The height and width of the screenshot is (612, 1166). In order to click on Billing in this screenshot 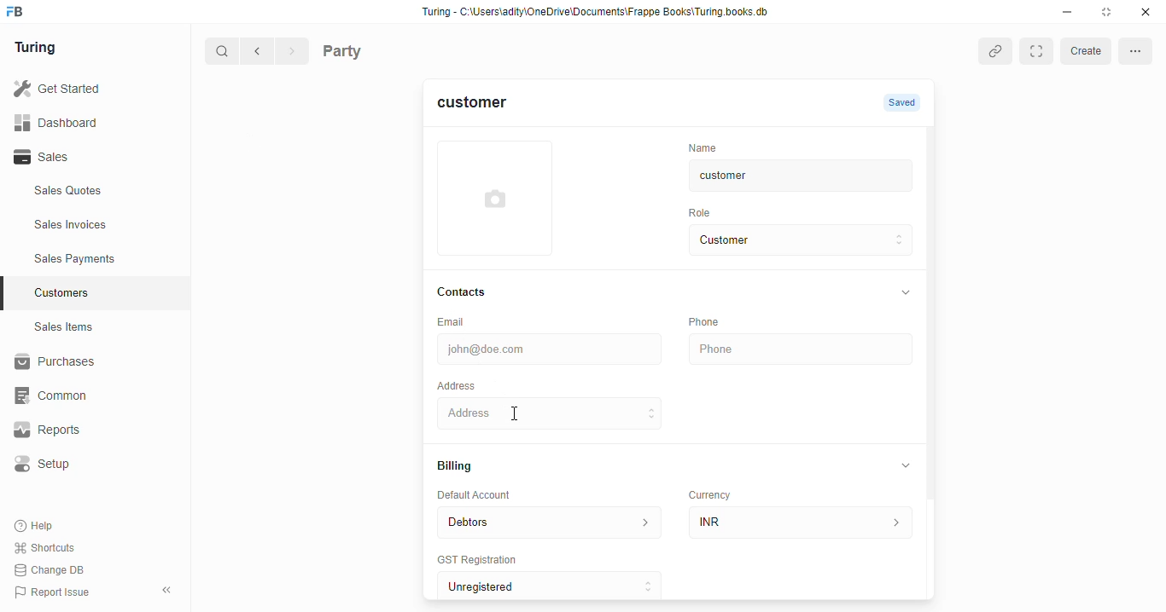, I will do `click(456, 466)`.